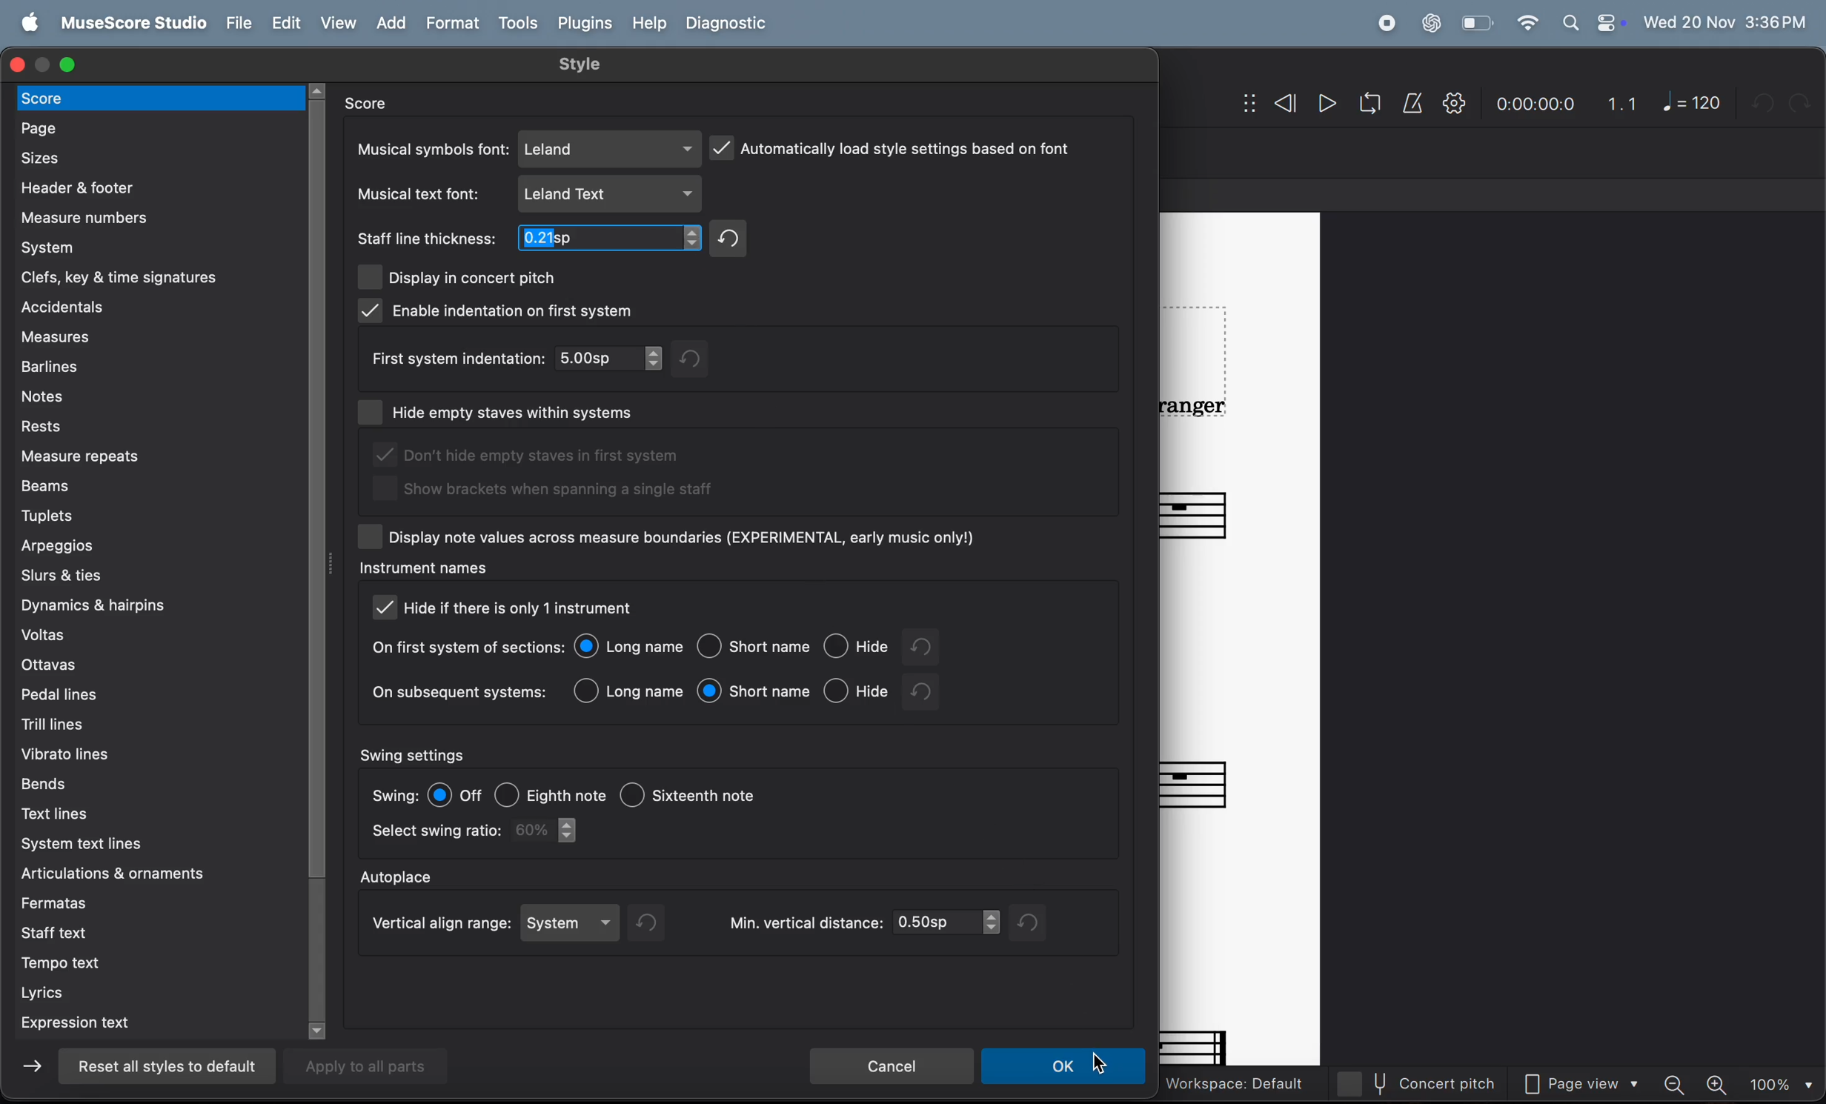  Describe the element at coordinates (154, 156) in the screenshot. I see `sizes` at that location.